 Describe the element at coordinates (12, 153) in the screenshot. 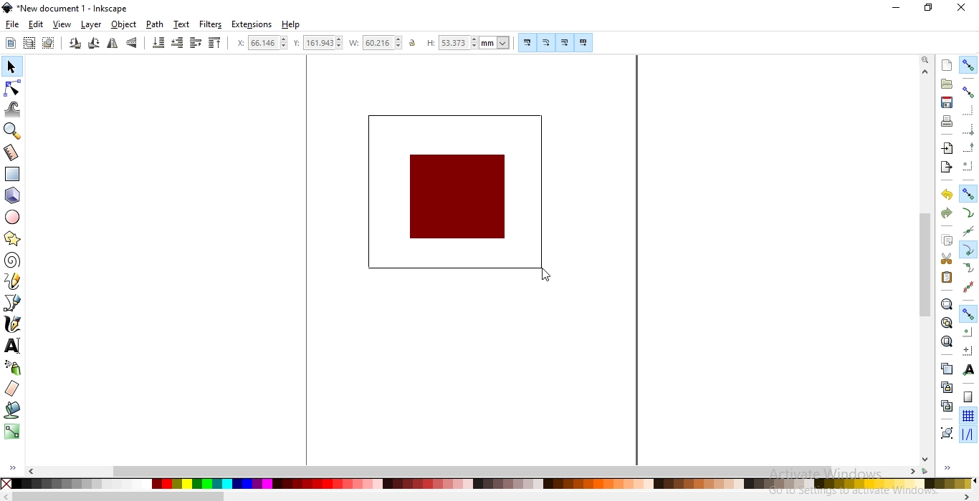

I see `measurement tool` at that location.